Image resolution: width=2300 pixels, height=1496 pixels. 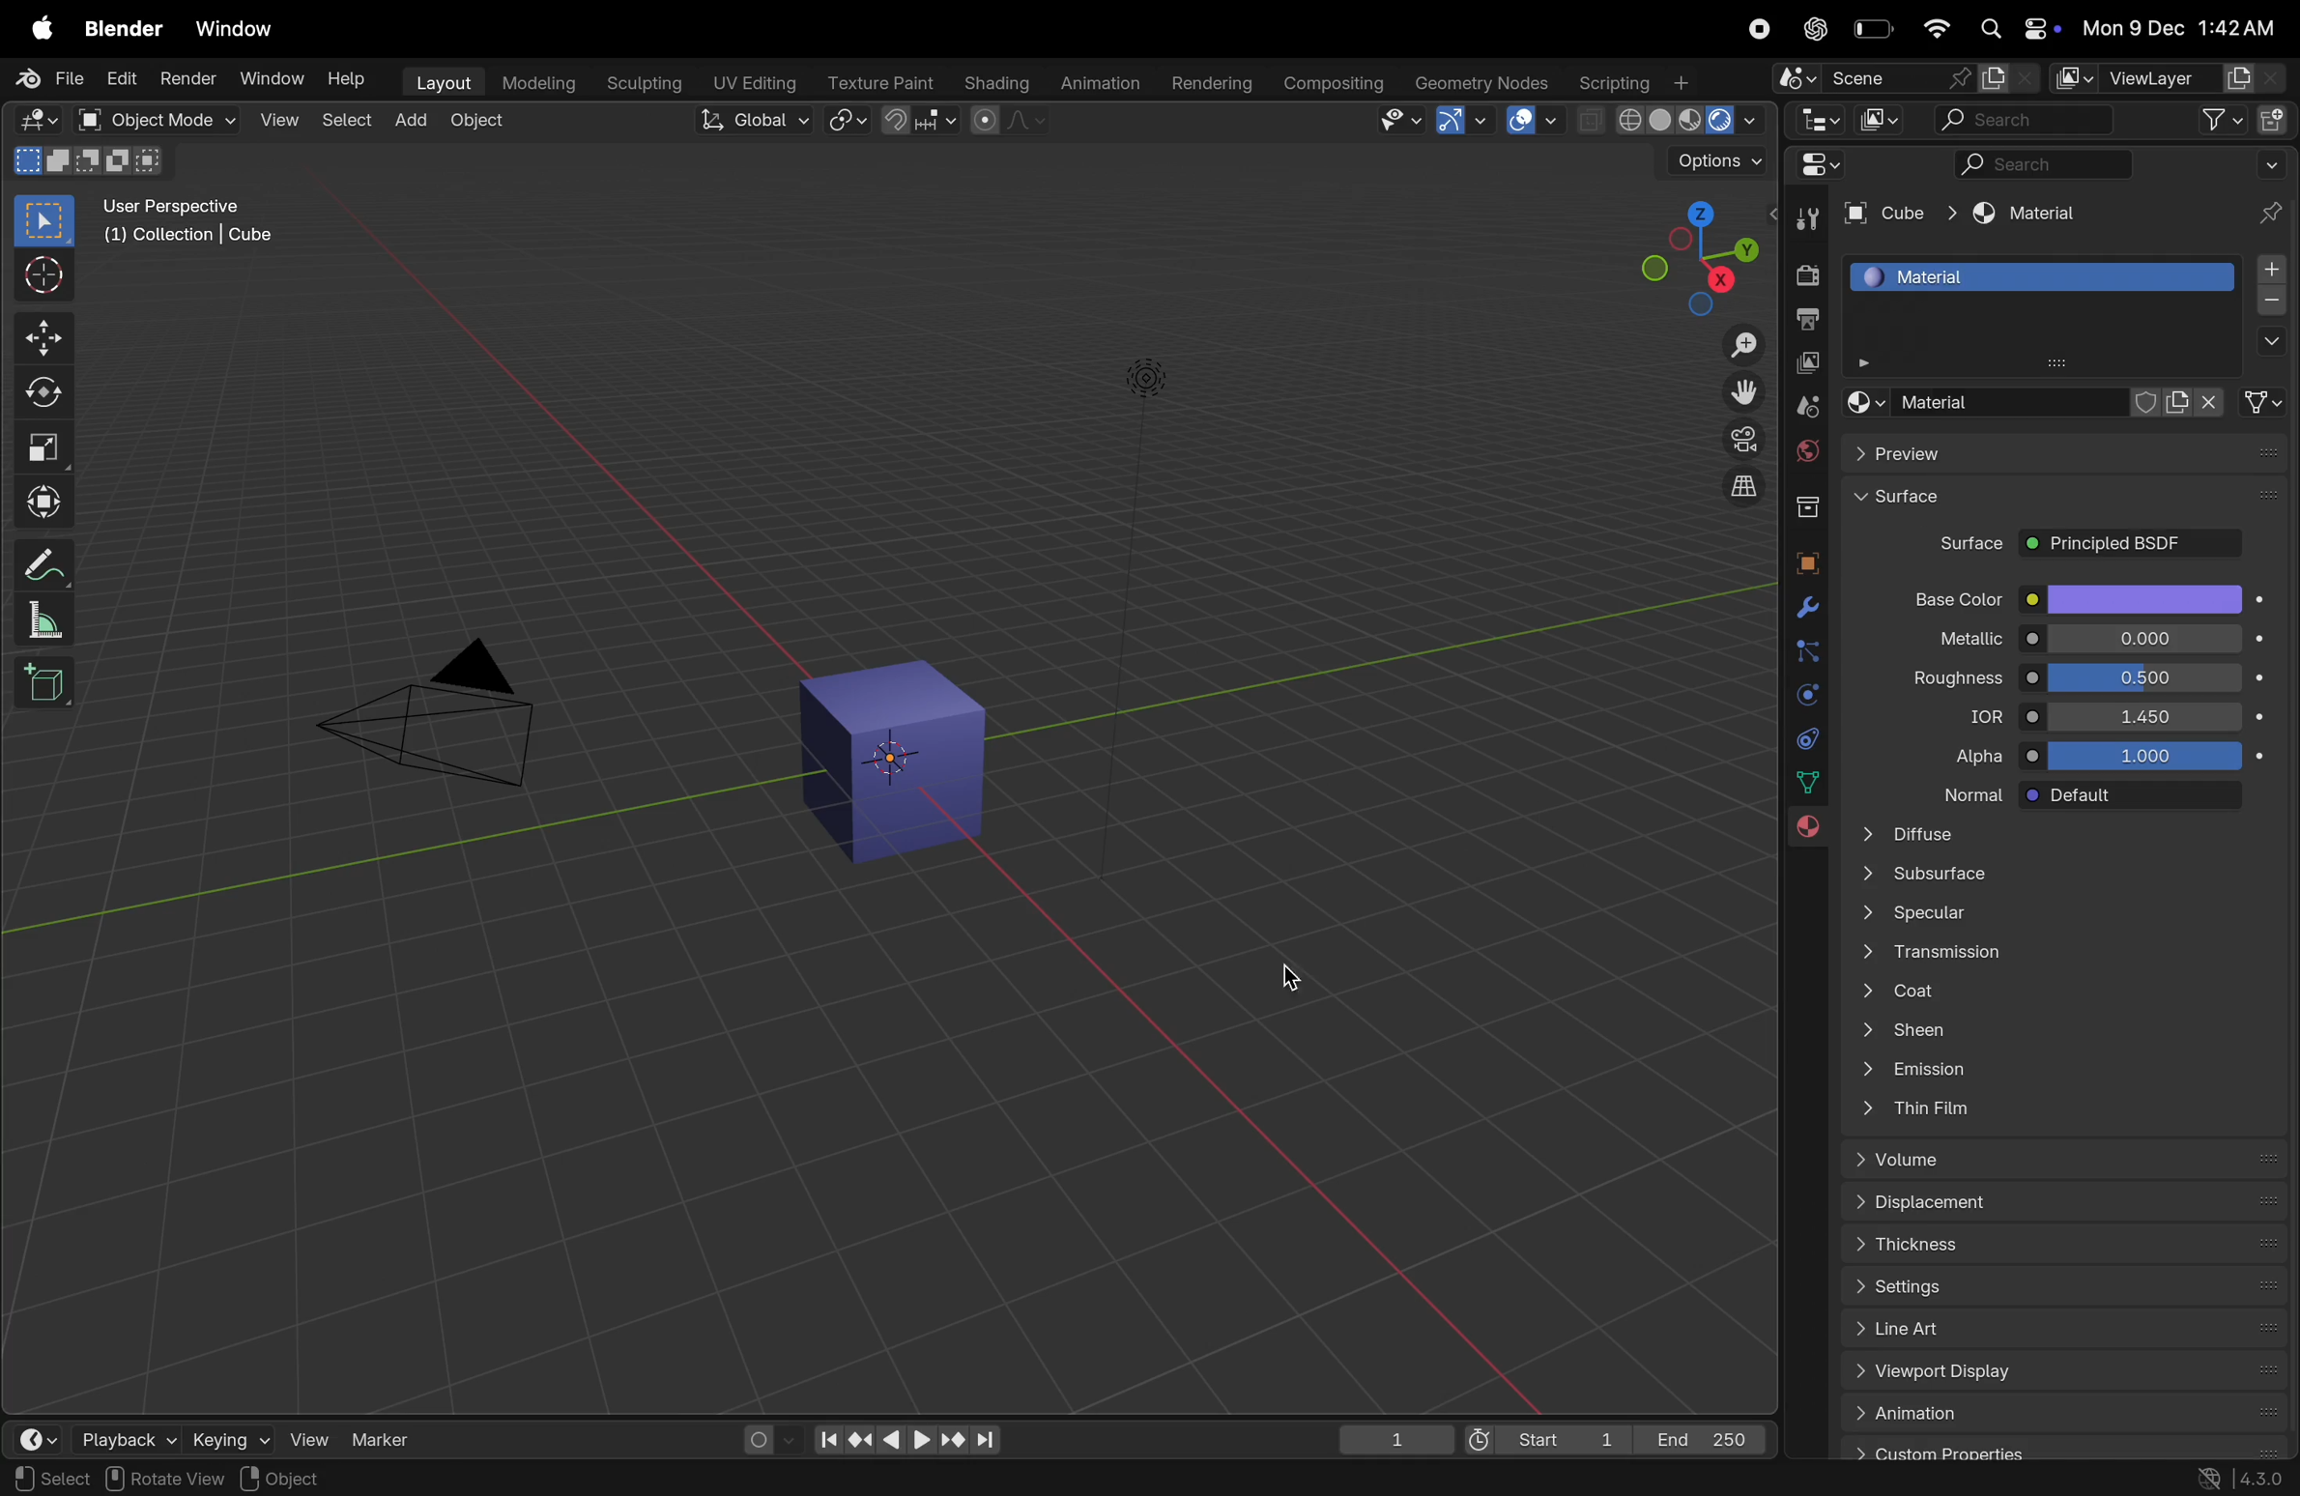 What do you see at coordinates (278, 122) in the screenshot?
I see `view` at bounding box center [278, 122].